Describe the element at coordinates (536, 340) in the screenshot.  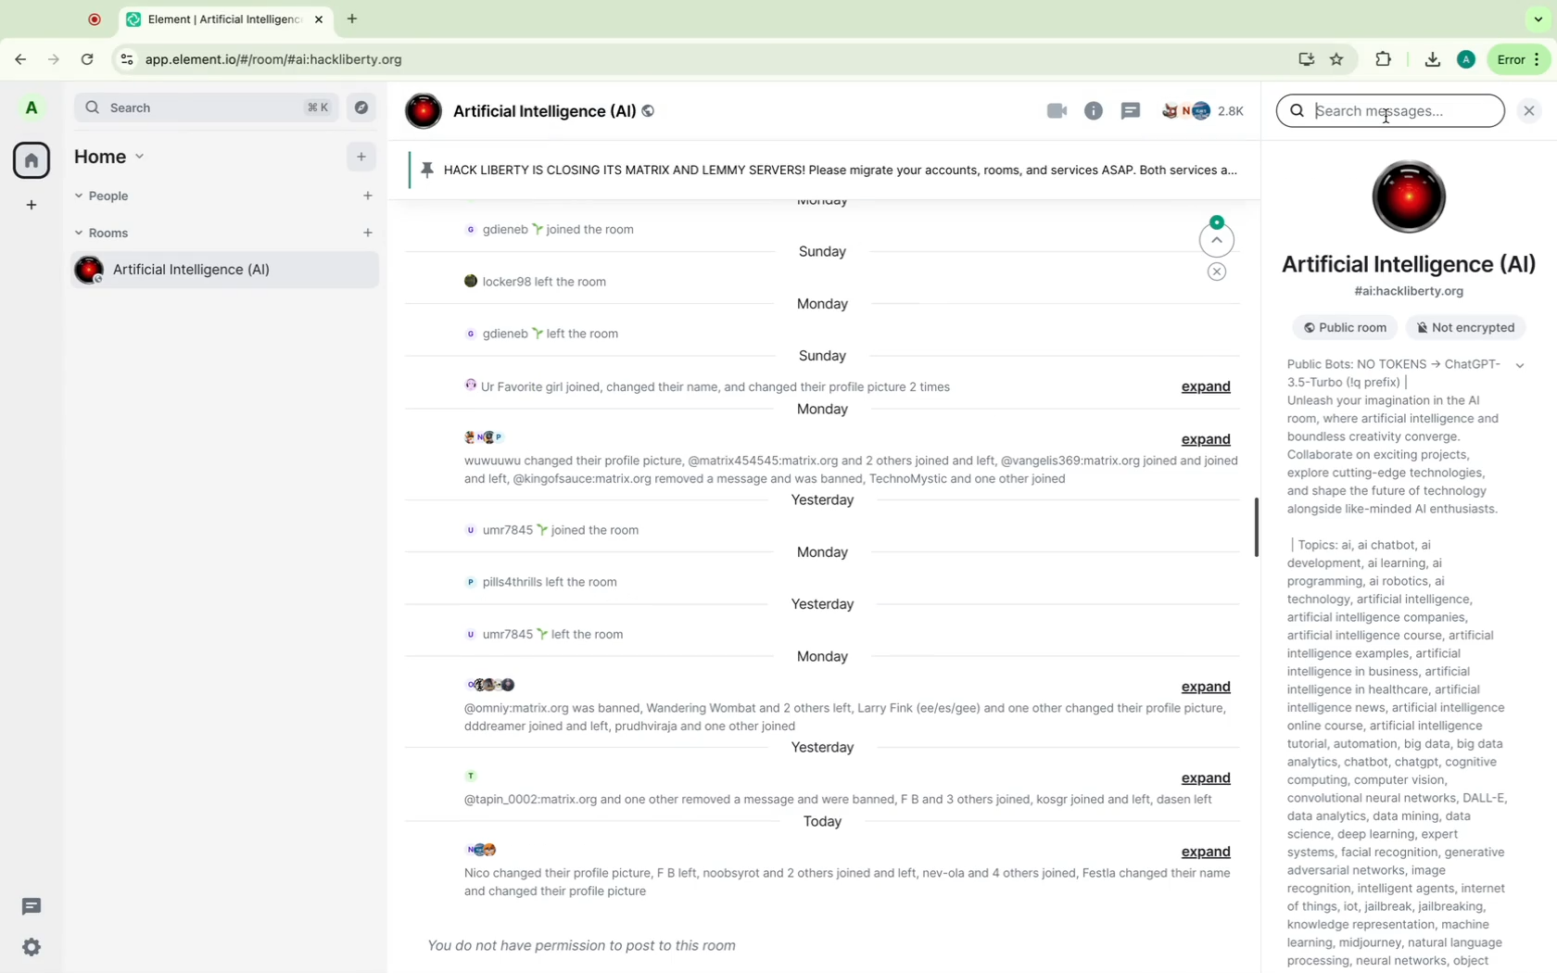
I see `message` at that location.